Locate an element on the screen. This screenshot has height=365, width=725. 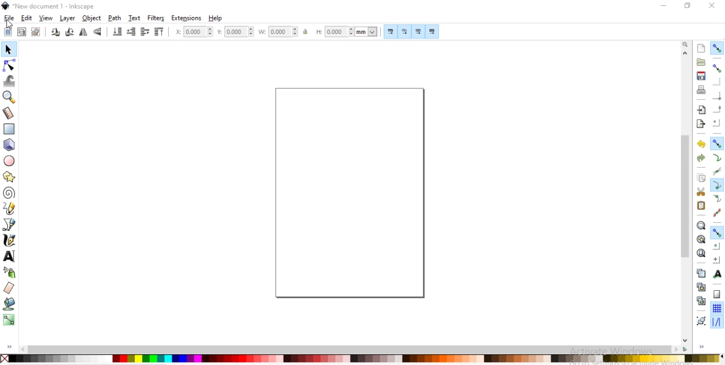
file is located at coordinates (9, 18).